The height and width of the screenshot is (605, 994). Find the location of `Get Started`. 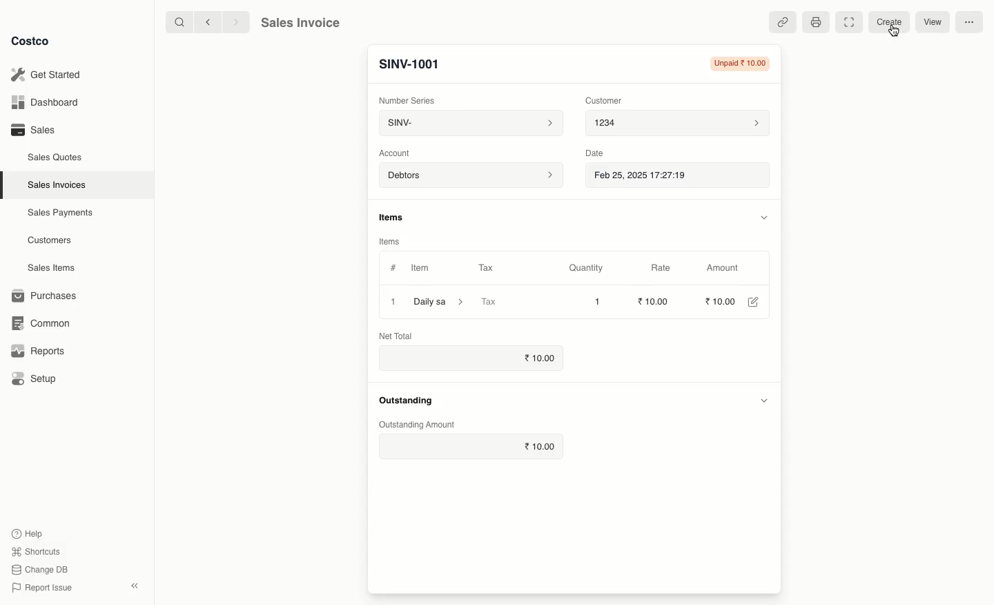

Get Started is located at coordinates (51, 74).